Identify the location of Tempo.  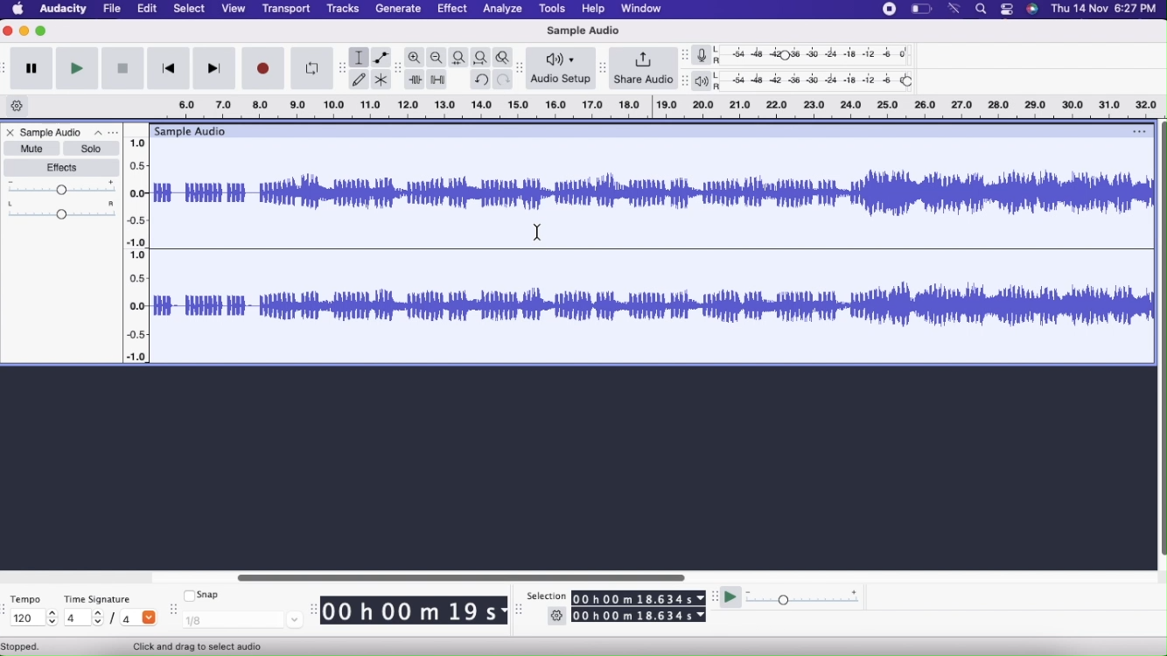
(27, 600).